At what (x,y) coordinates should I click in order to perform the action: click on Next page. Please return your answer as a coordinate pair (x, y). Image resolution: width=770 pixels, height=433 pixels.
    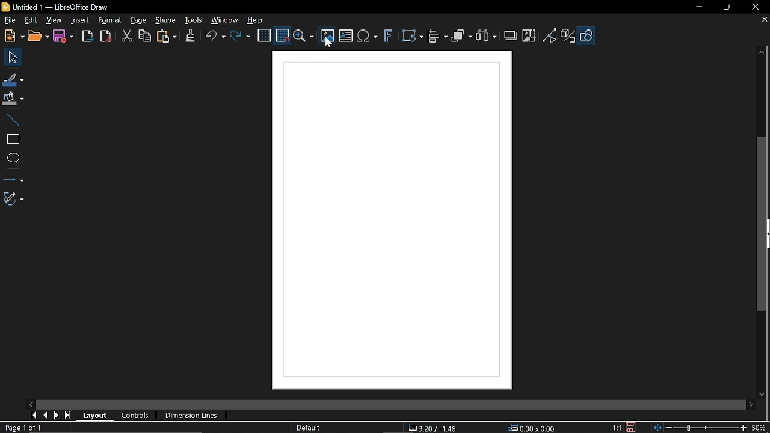
    Looking at the image, I should click on (55, 415).